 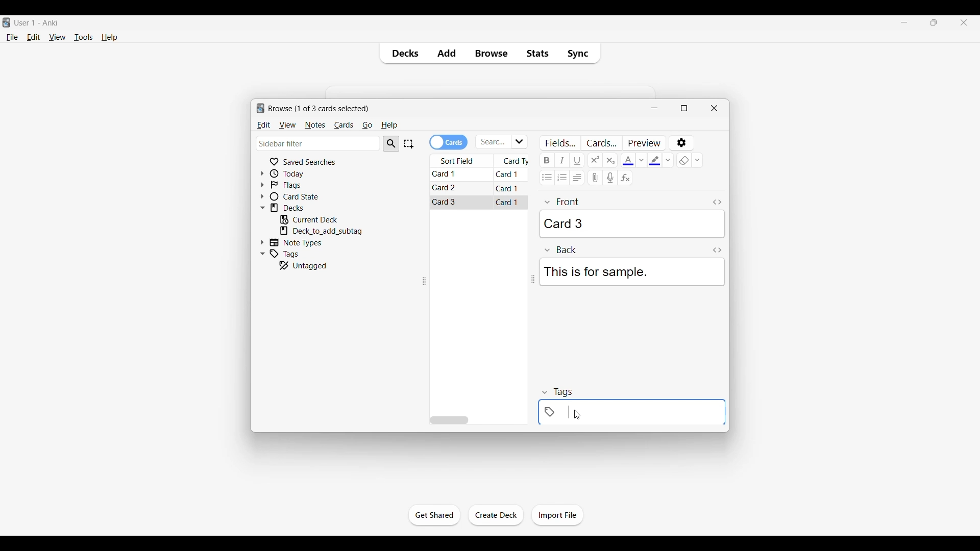 I want to click on Decks, so click(x=403, y=53).